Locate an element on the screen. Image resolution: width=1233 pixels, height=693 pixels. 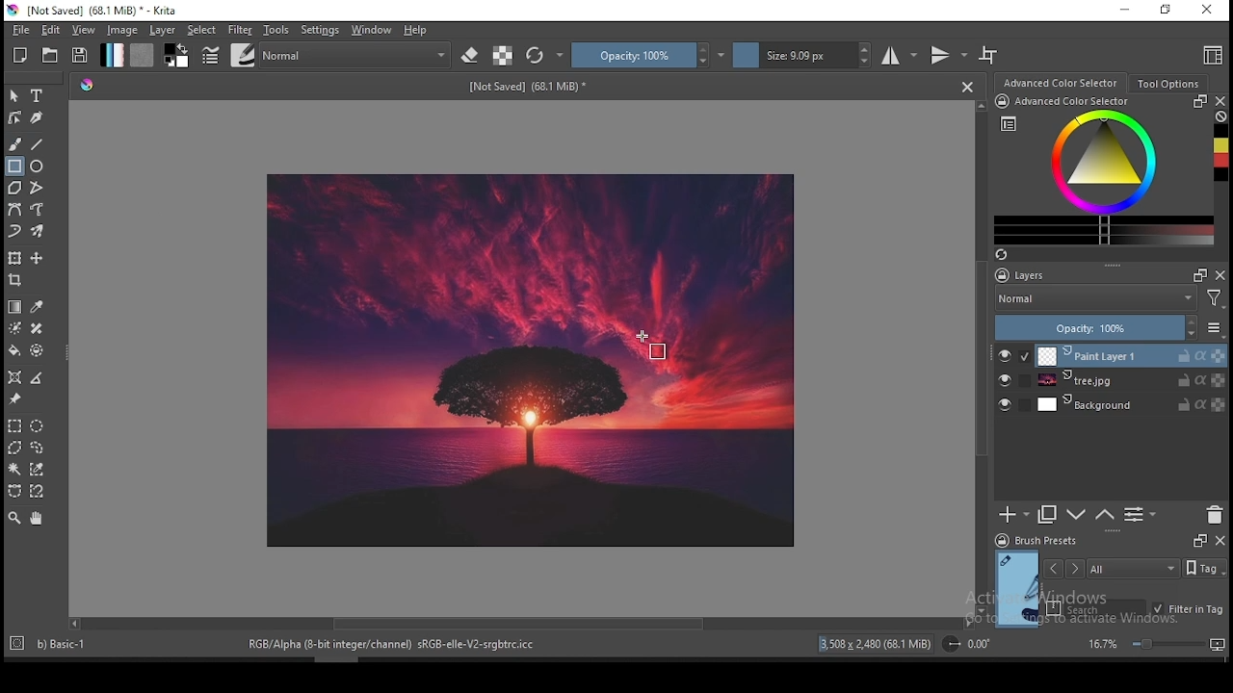
Close is located at coordinates (967, 87).